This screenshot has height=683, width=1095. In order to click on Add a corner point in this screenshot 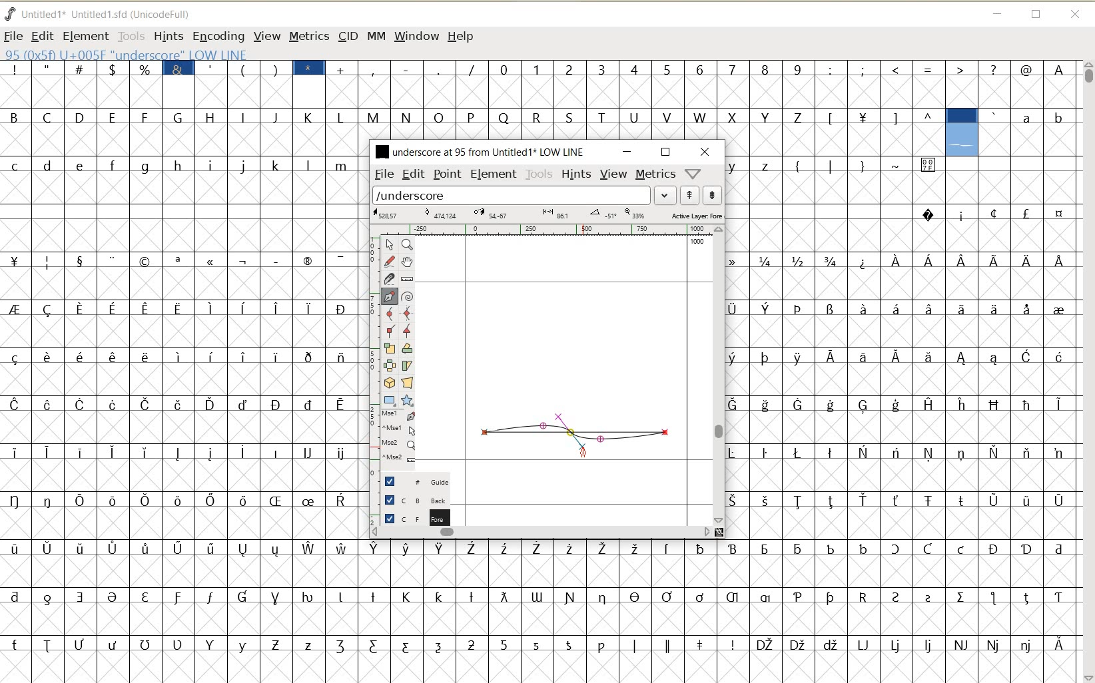, I will do `click(390, 330)`.